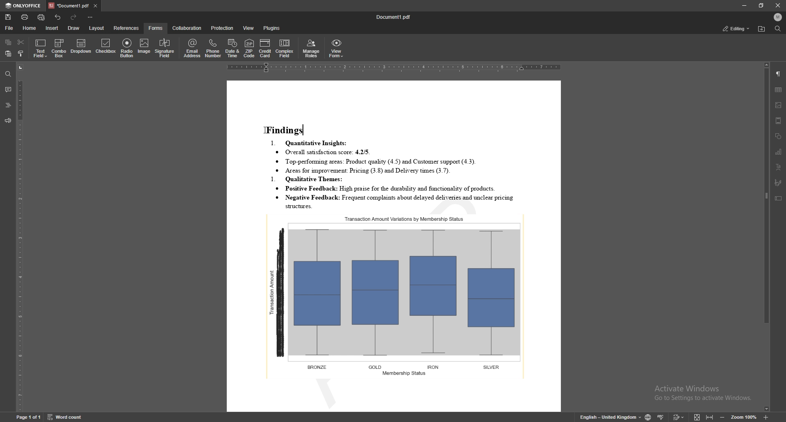 The height and width of the screenshot is (422, 786). I want to click on collaboration, so click(188, 27).